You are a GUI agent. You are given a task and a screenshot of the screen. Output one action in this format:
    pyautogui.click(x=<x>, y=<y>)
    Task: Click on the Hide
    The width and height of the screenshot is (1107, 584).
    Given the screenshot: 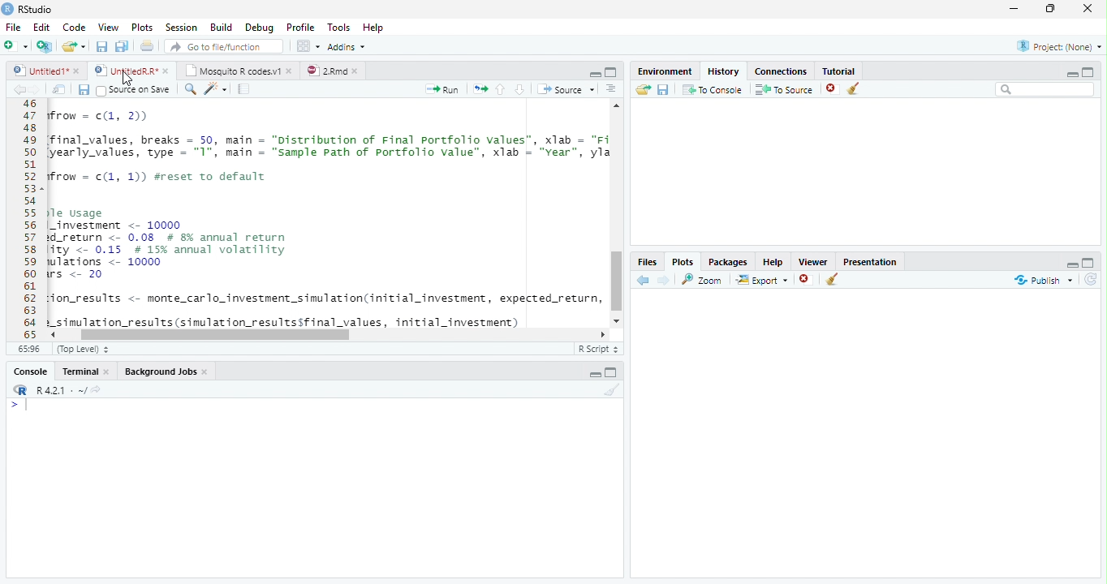 What is the action you would take?
    pyautogui.click(x=1072, y=73)
    